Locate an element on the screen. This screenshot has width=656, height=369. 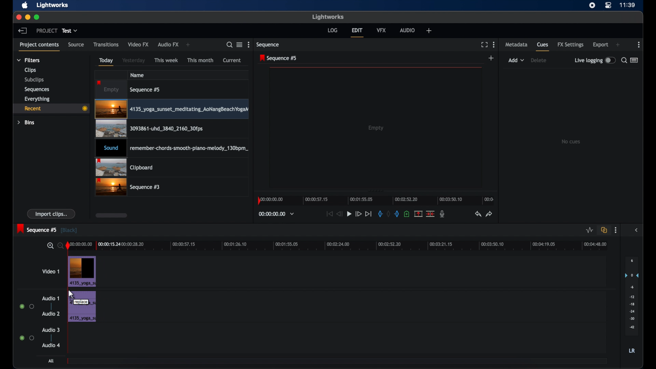
rewind is located at coordinates (340, 214).